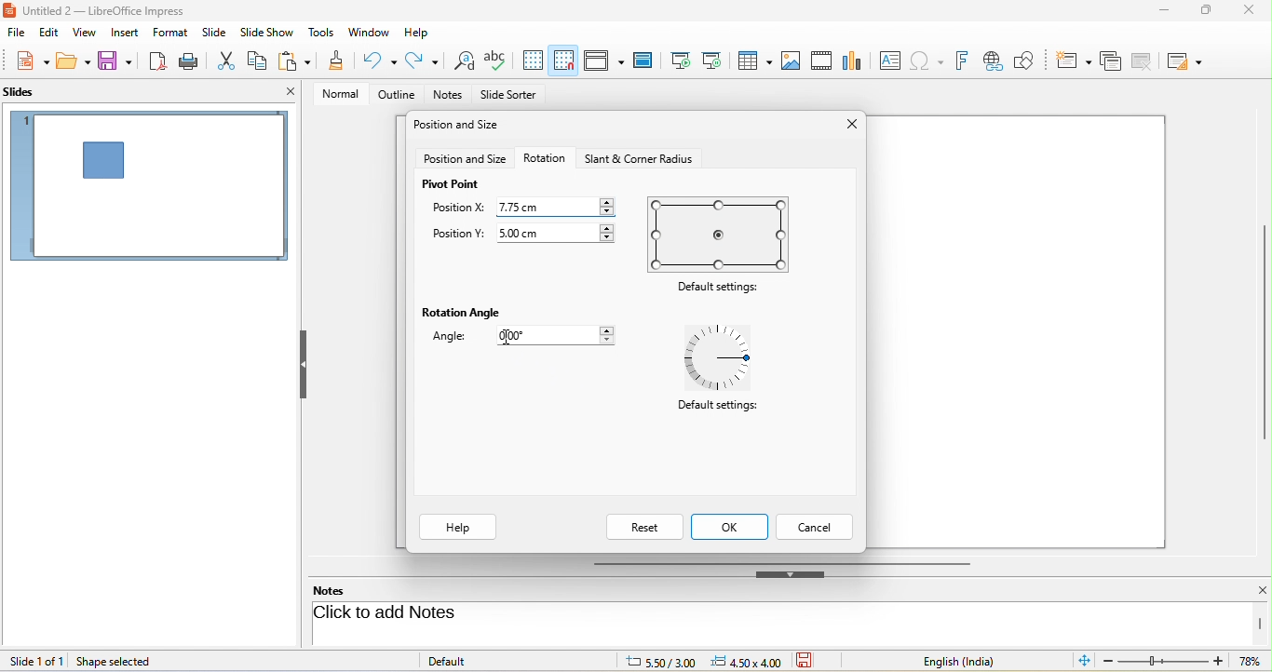  I want to click on print, so click(192, 60).